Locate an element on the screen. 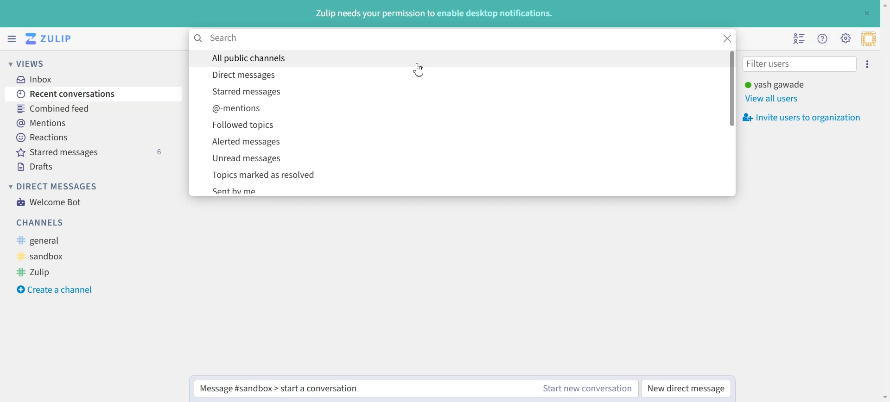 The image size is (890, 402). Zulip needs your permission to enable desktop notifications. is located at coordinates (433, 14).